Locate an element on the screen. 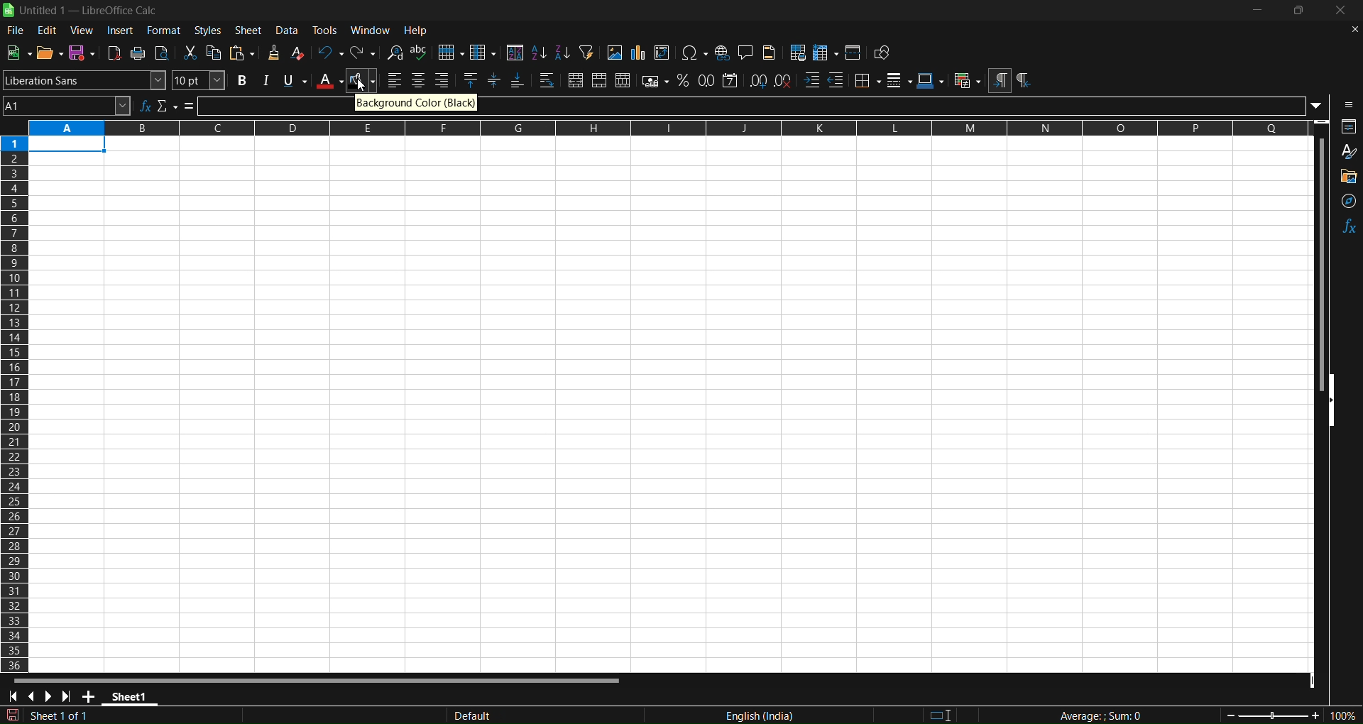  rows is located at coordinates (652, 124).